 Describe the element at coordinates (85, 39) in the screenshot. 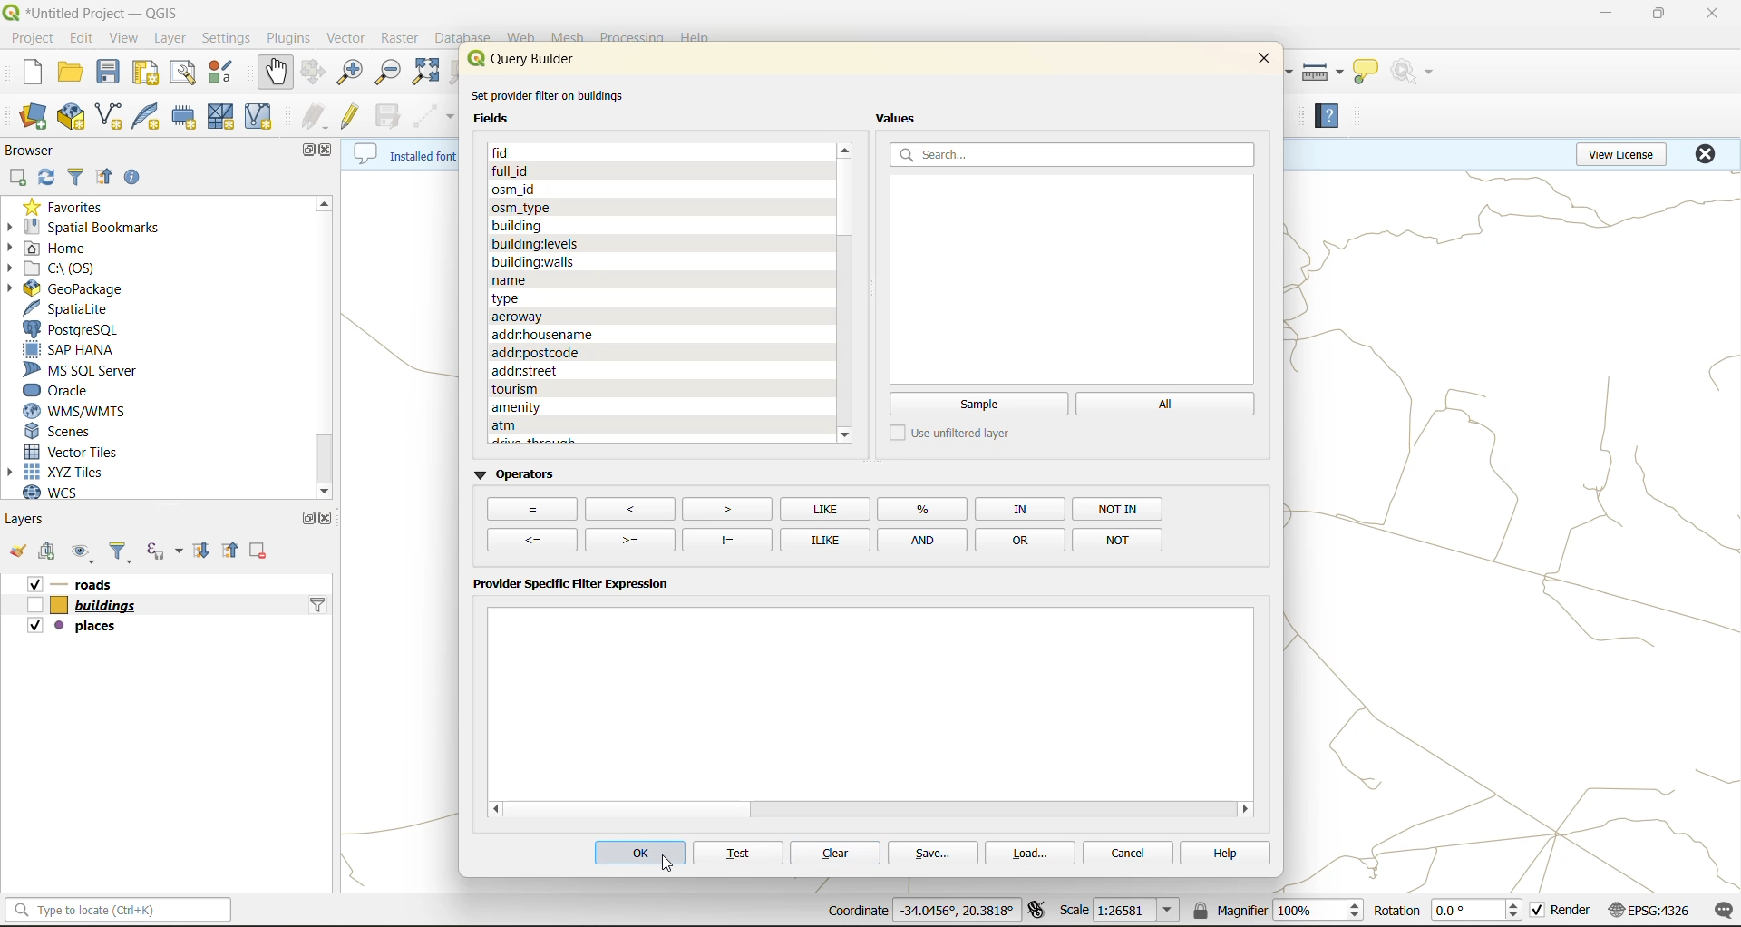

I see `edit` at that location.